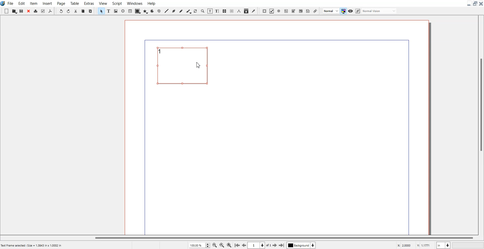  Describe the element at coordinates (231, 11) in the screenshot. I see `Unlink Text Frame` at that location.